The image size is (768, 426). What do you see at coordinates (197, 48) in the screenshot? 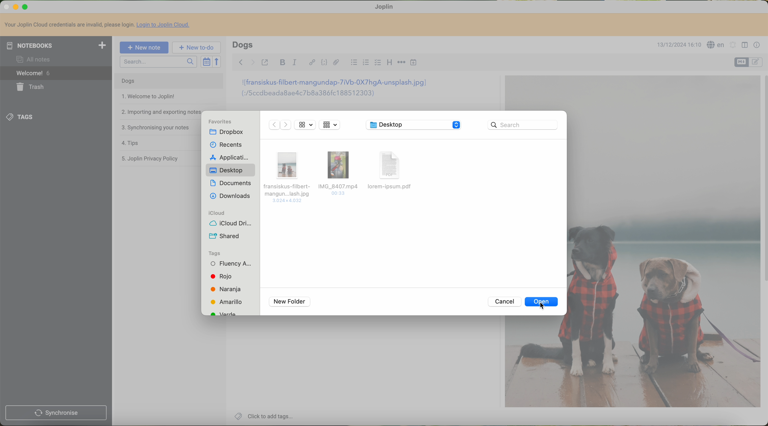
I see `new to-do` at bounding box center [197, 48].